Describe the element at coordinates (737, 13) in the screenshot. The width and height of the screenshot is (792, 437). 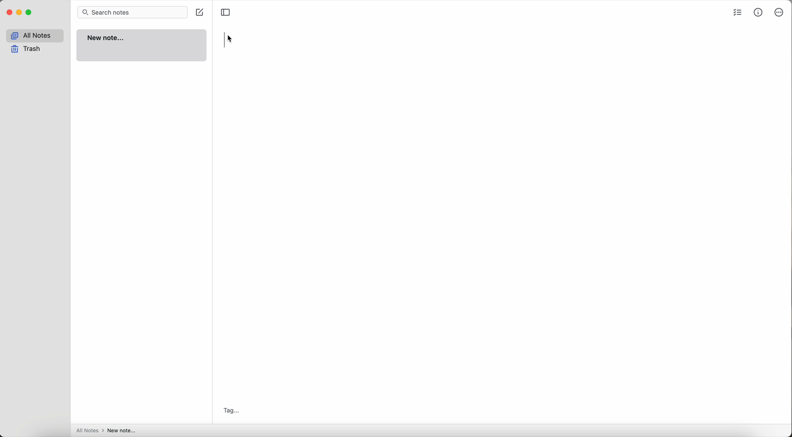
I see `check list` at that location.